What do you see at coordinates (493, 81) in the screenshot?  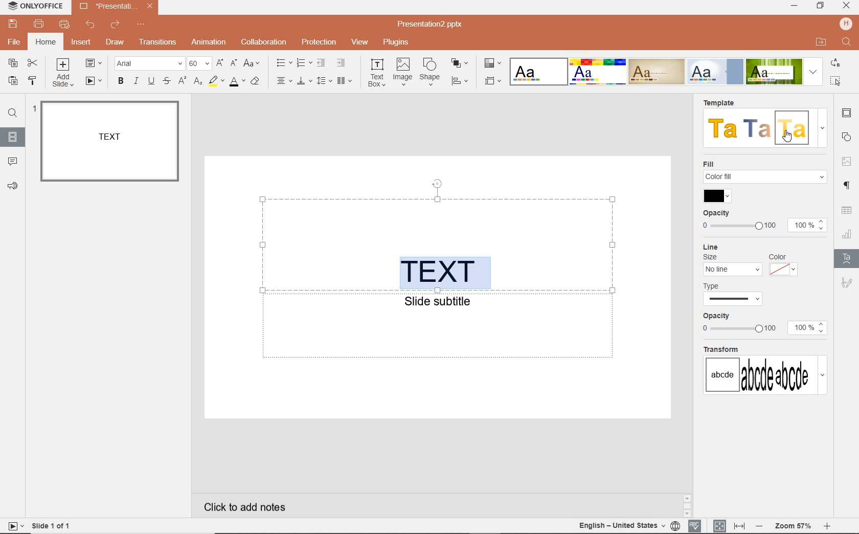 I see `SELECT SLIDE SIZE` at bounding box center [493, 81].